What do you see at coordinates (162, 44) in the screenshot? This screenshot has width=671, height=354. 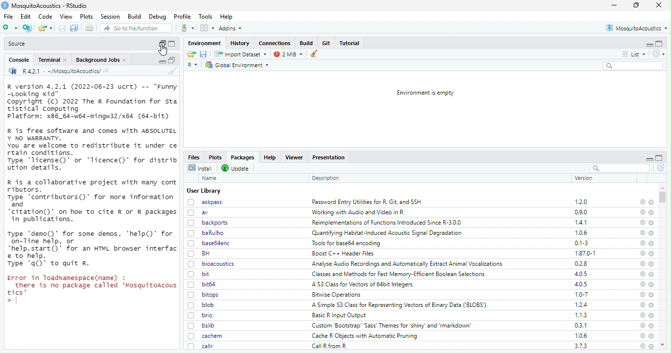 I see `maximize` at bounding box center [162, 44].